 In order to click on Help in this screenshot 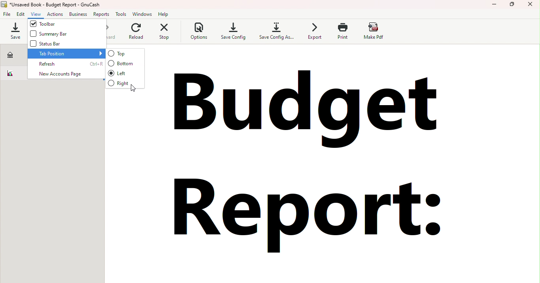, I will do `click(164, 14)`.